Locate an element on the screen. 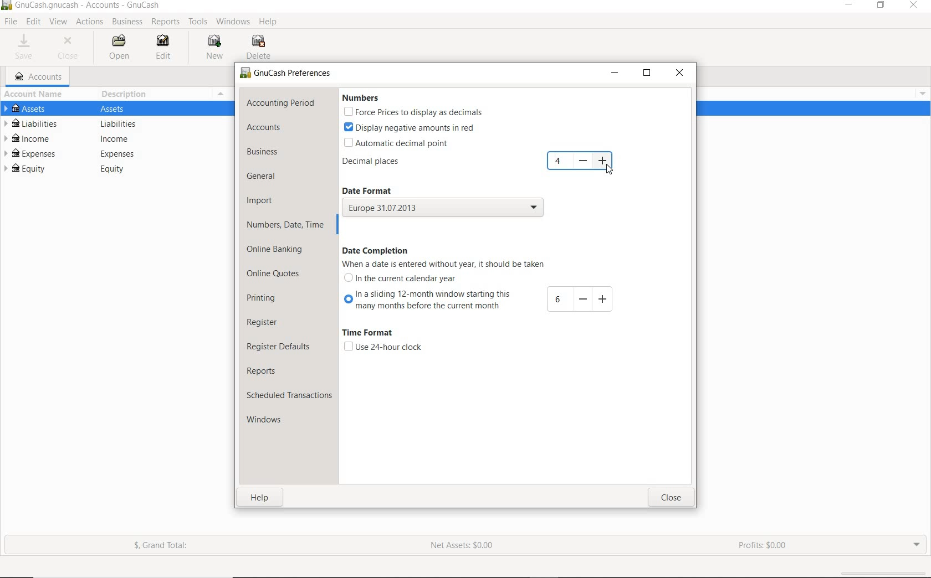  ACCOUNT NAME is located at coordinates (35, 94).